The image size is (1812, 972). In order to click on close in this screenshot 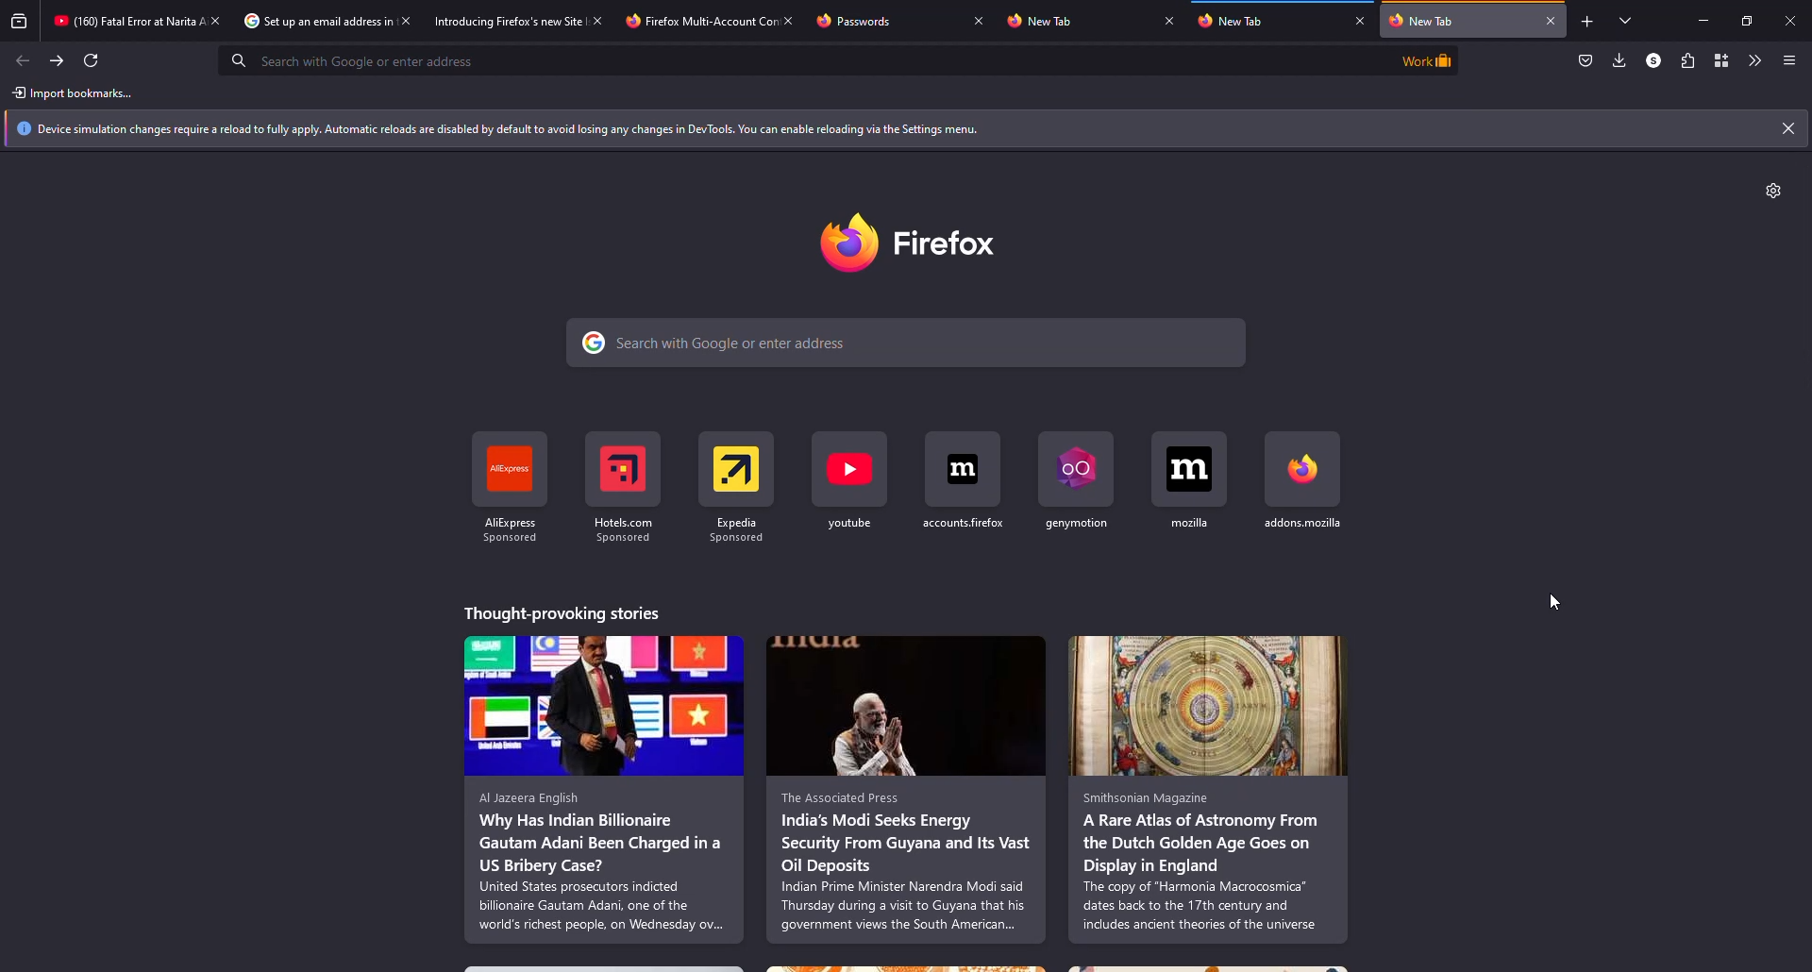, I will do `click(792, 19)`.